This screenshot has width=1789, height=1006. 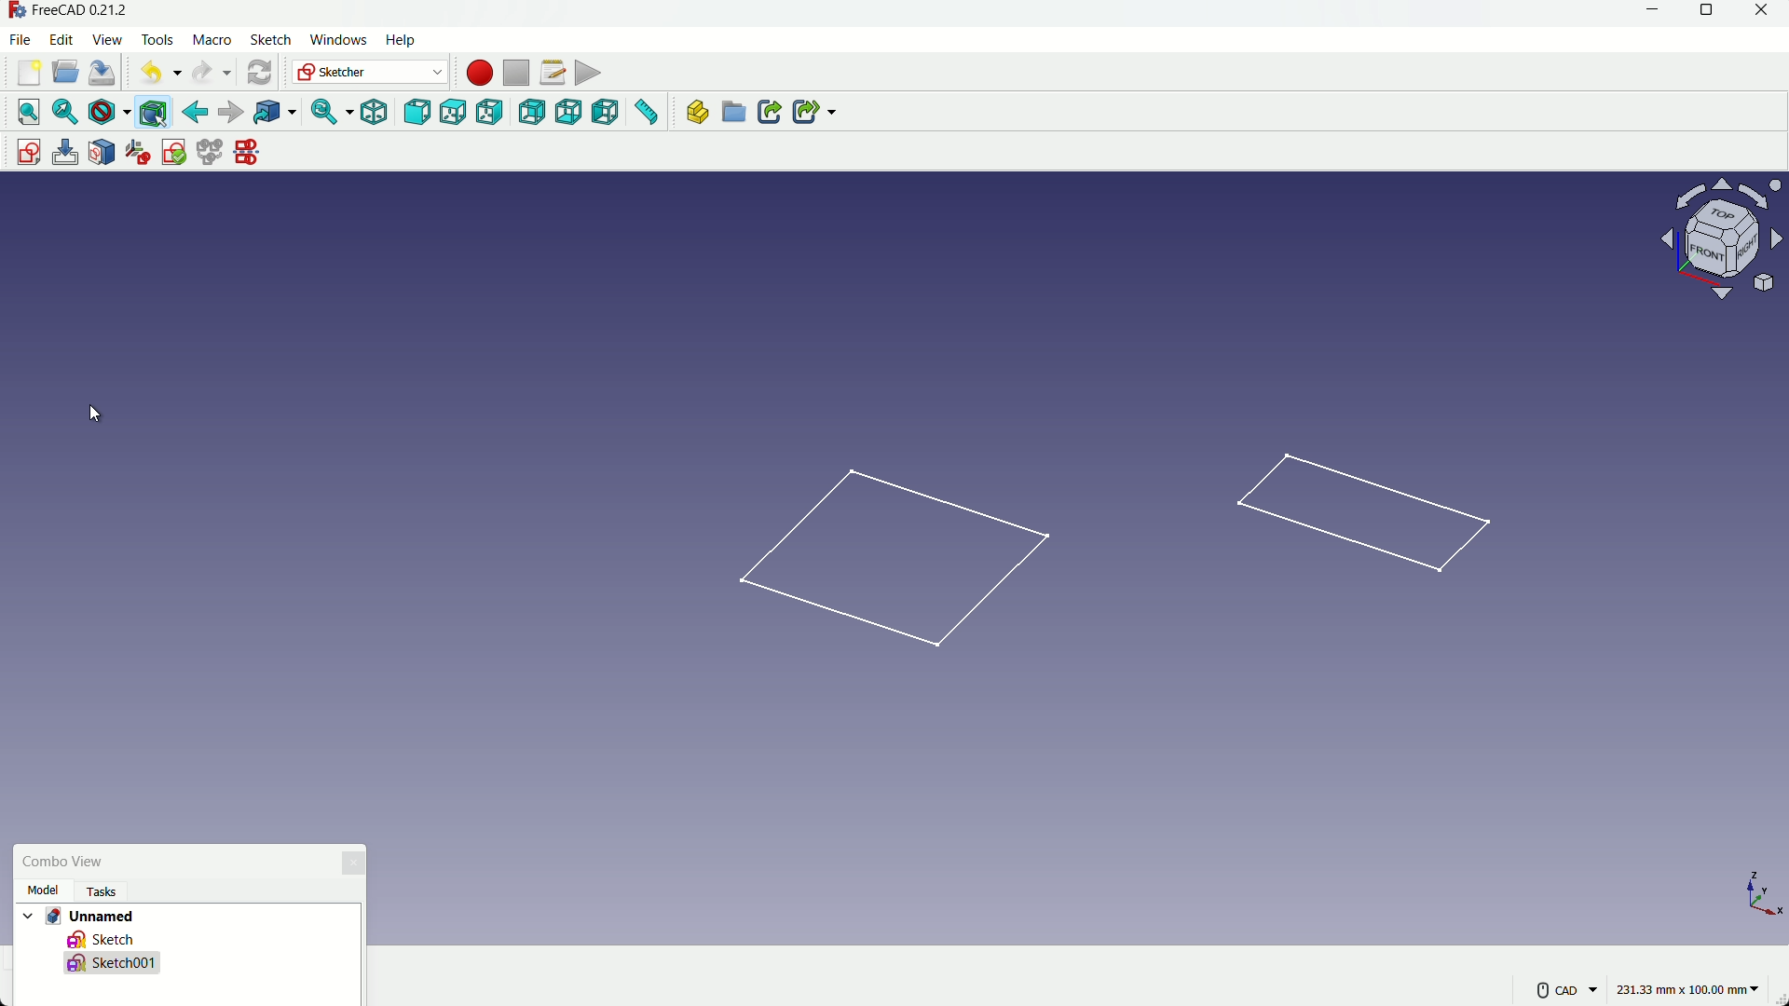 What do you see at coordinates (116, 967) in the screenshot?
I see `new sketch made- Sketch001` at bounding box center [116, 967].